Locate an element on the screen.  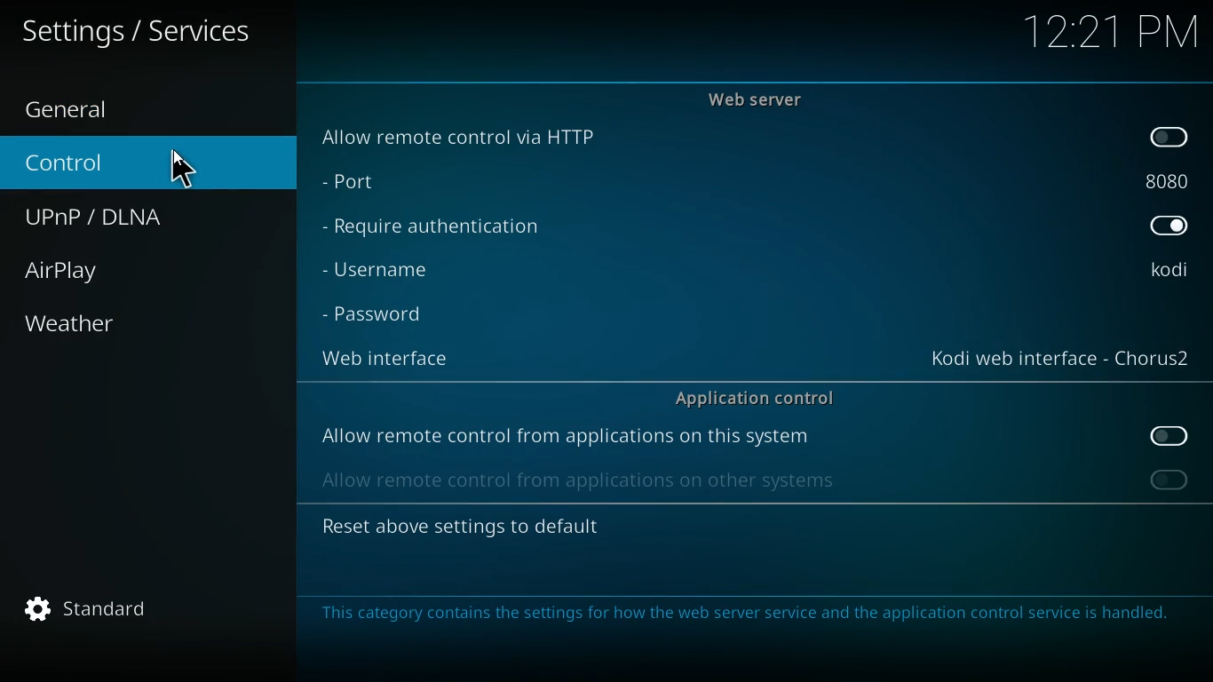
port is located at coordinates (1169, 183).